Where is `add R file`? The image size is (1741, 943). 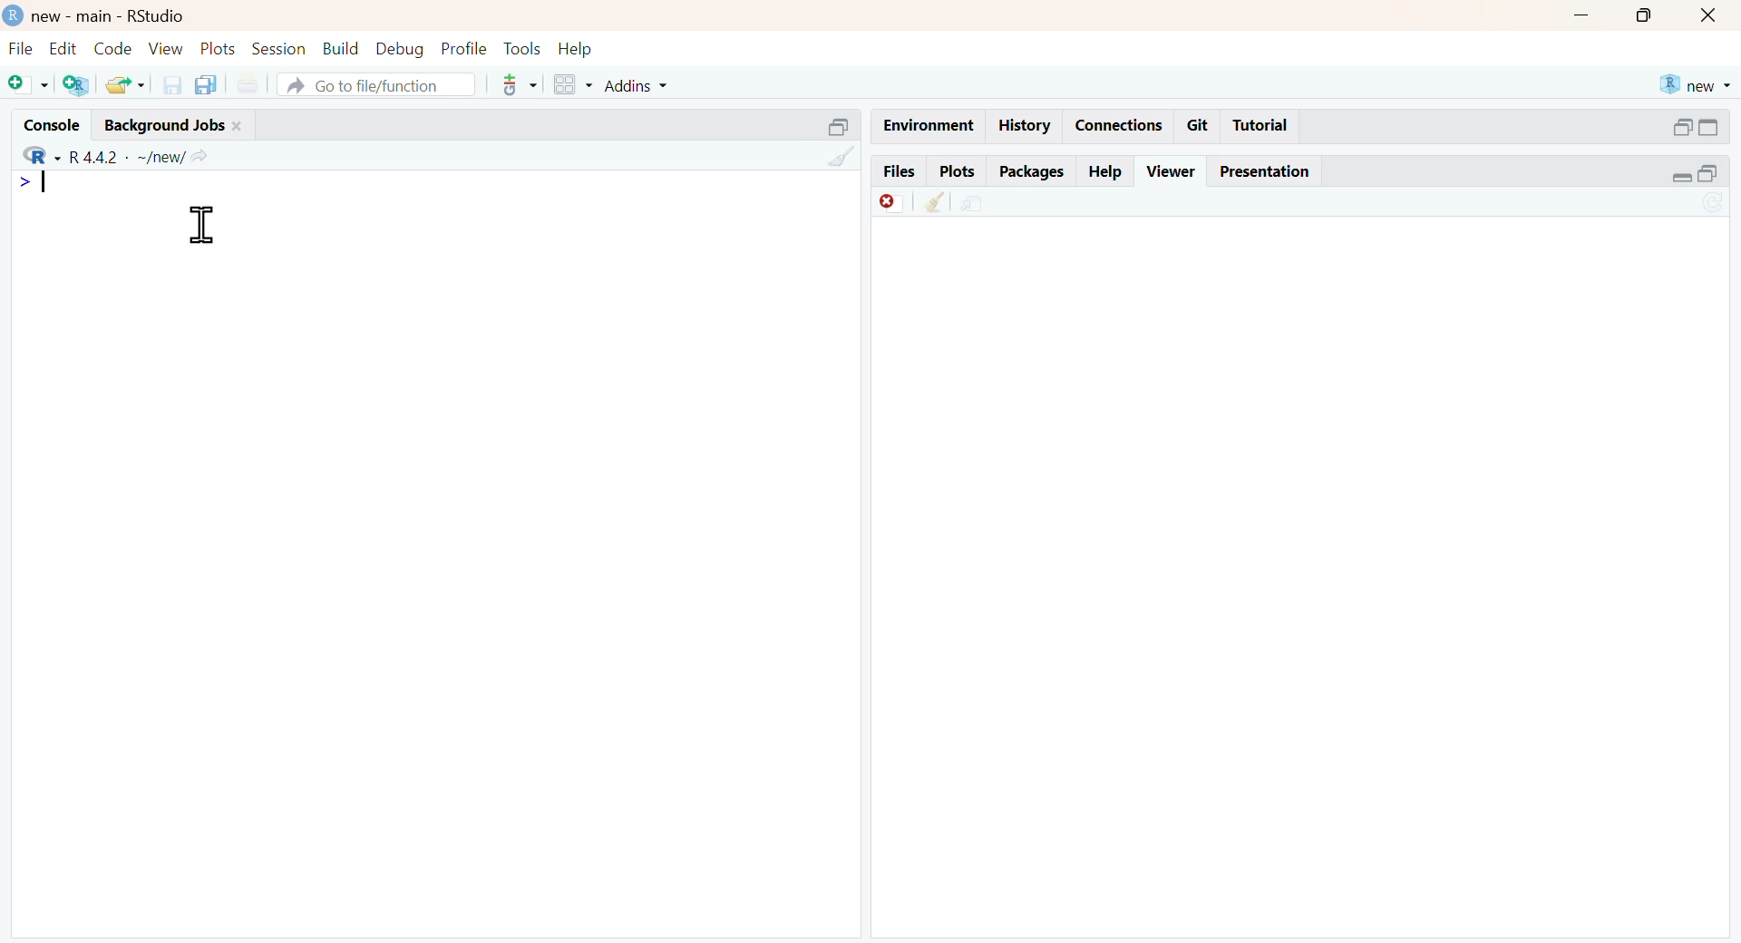 add R file is located at coordinates (76, 86).